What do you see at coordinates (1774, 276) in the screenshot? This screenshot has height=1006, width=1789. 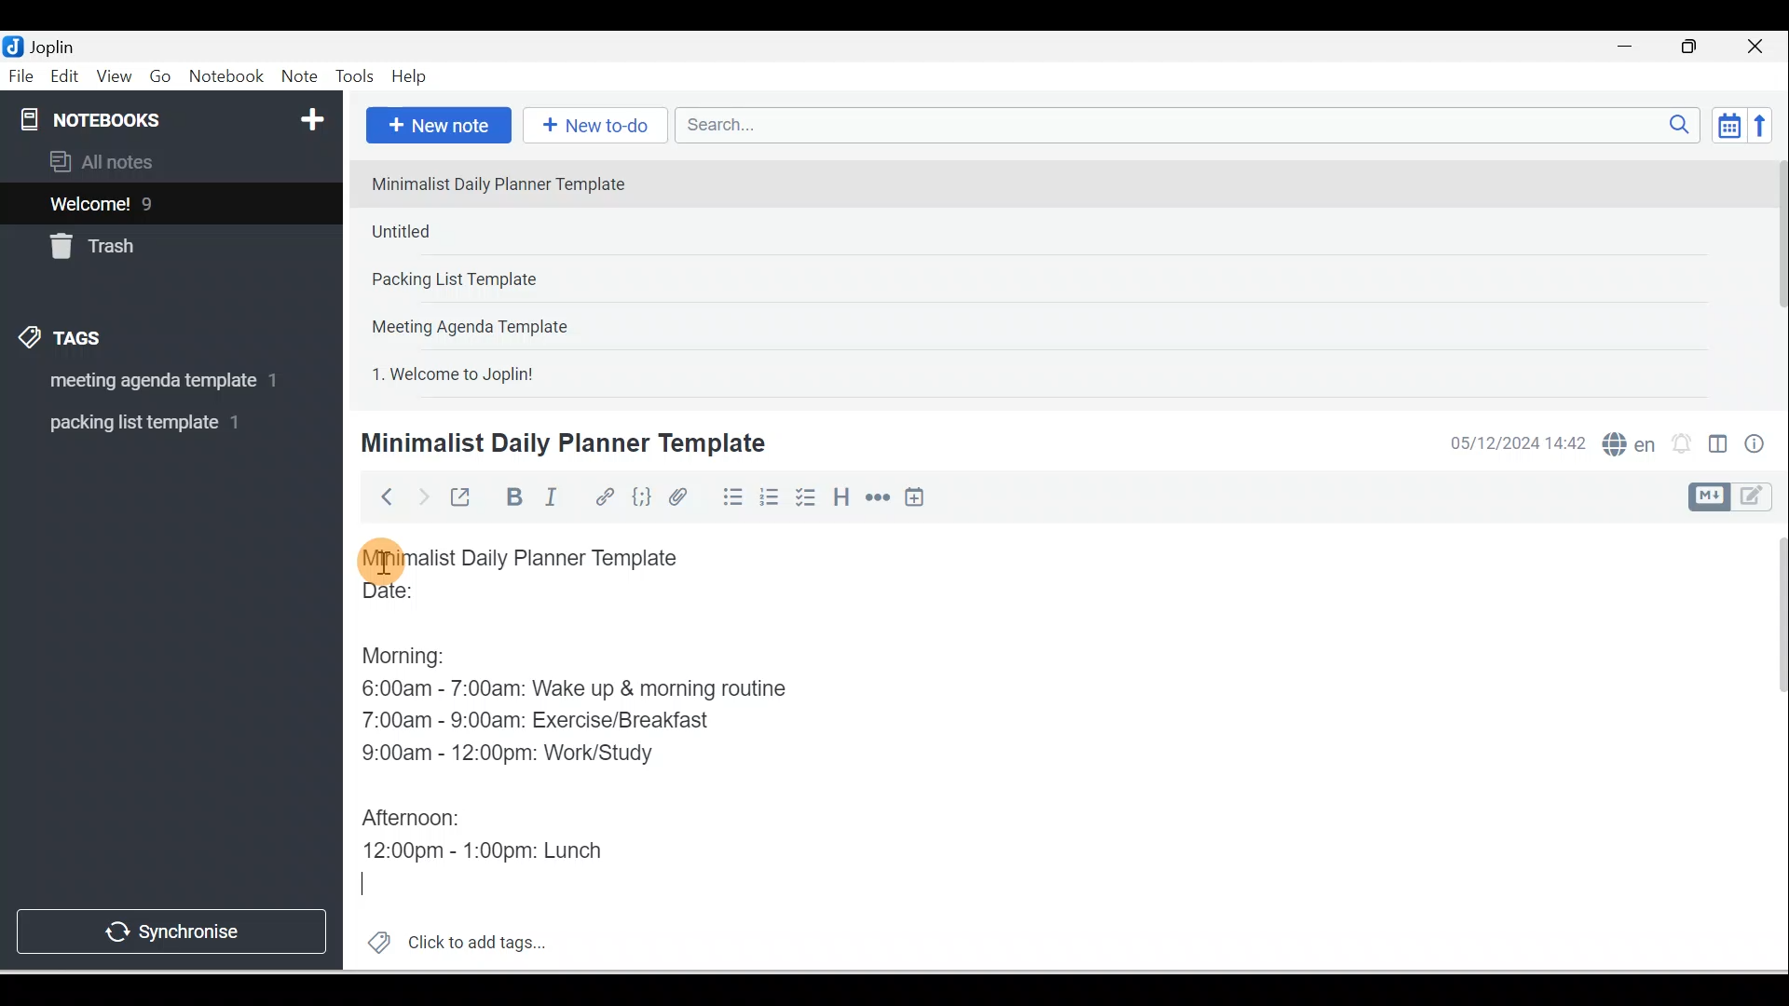 I see `Scroll bar` at bounding box center [1774, 276].